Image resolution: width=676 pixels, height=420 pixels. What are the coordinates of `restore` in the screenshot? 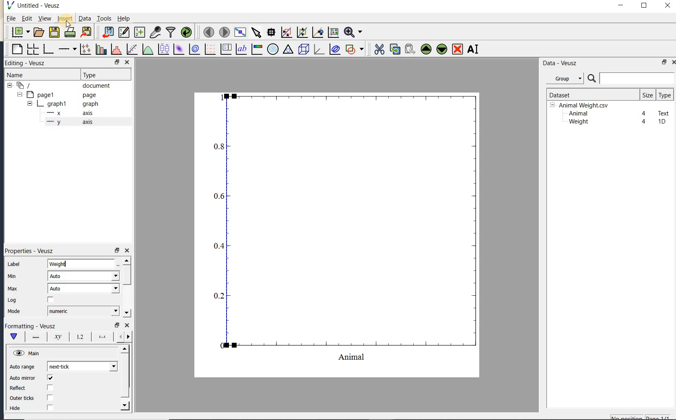 It's located at (116, 251).